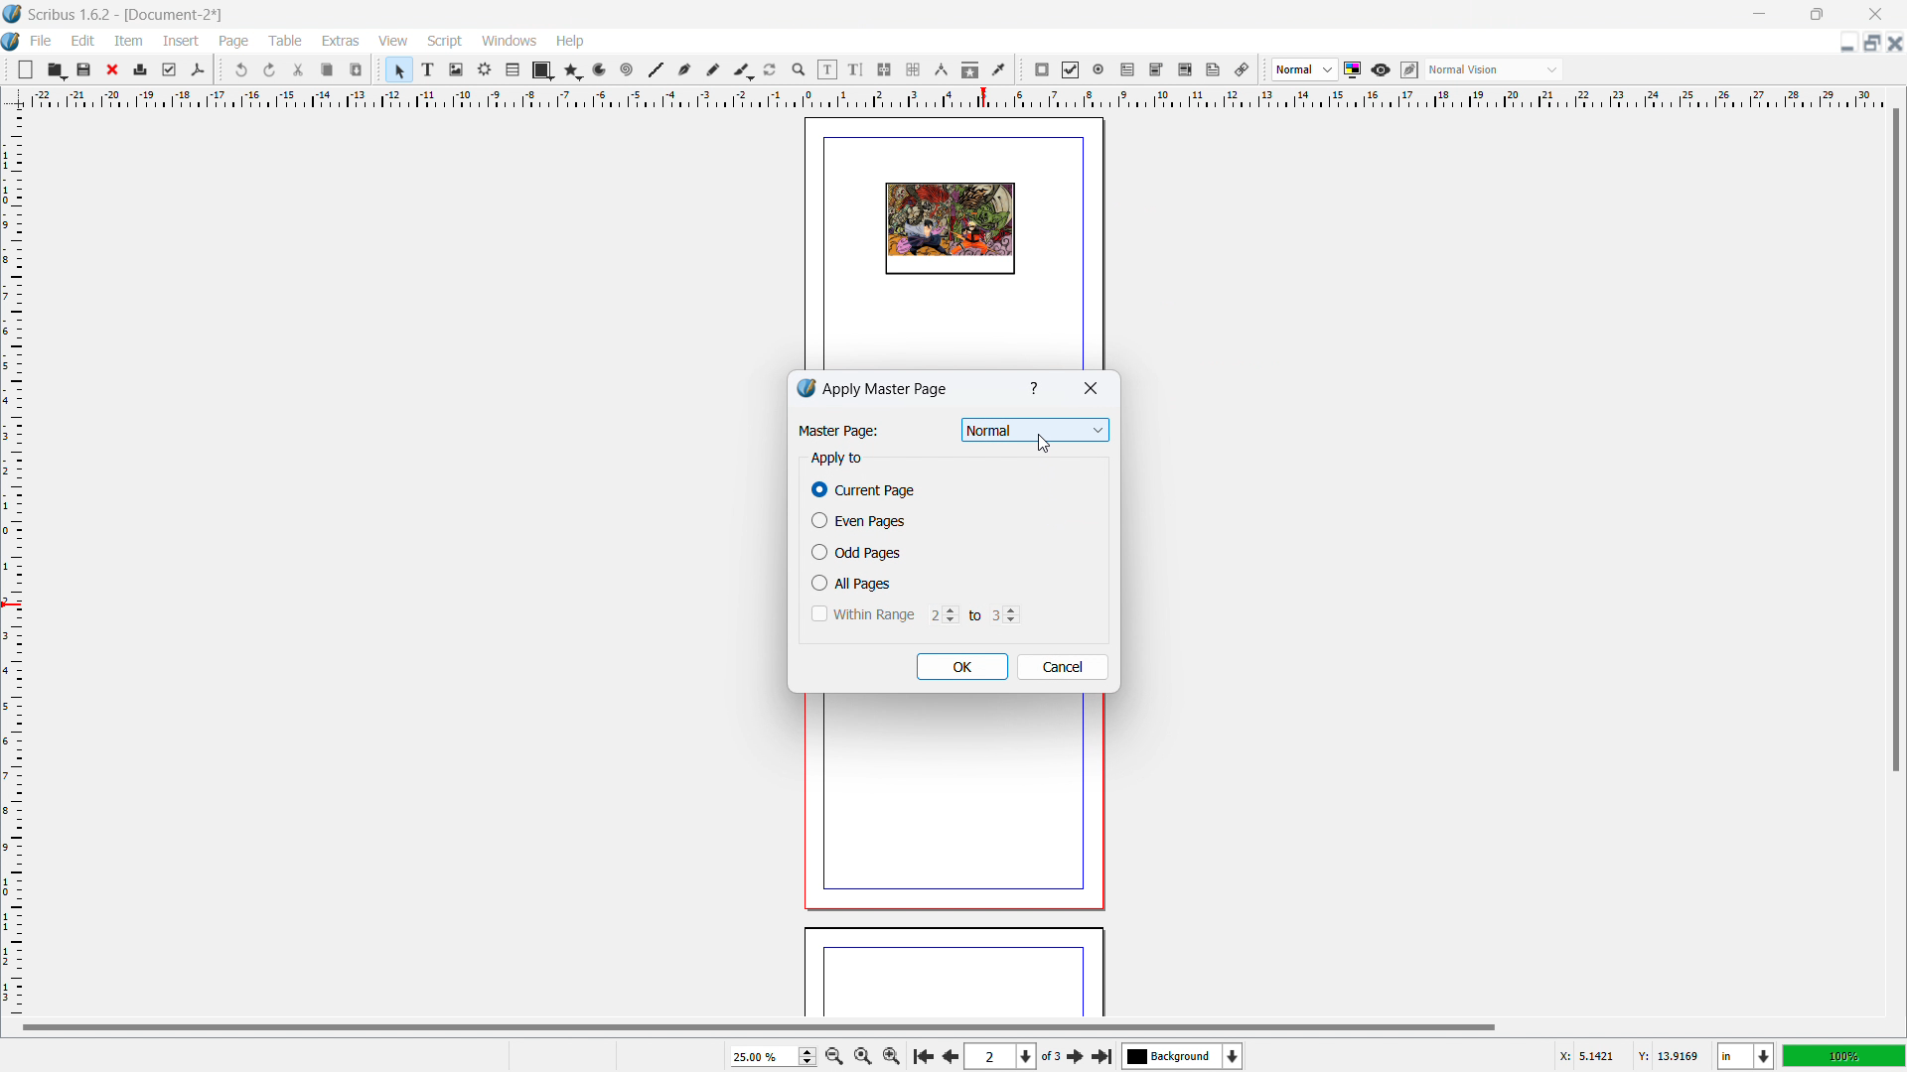 This screenshot has height=1072, width=1907. I want to click on range ending at page number, so click(1004, 613).